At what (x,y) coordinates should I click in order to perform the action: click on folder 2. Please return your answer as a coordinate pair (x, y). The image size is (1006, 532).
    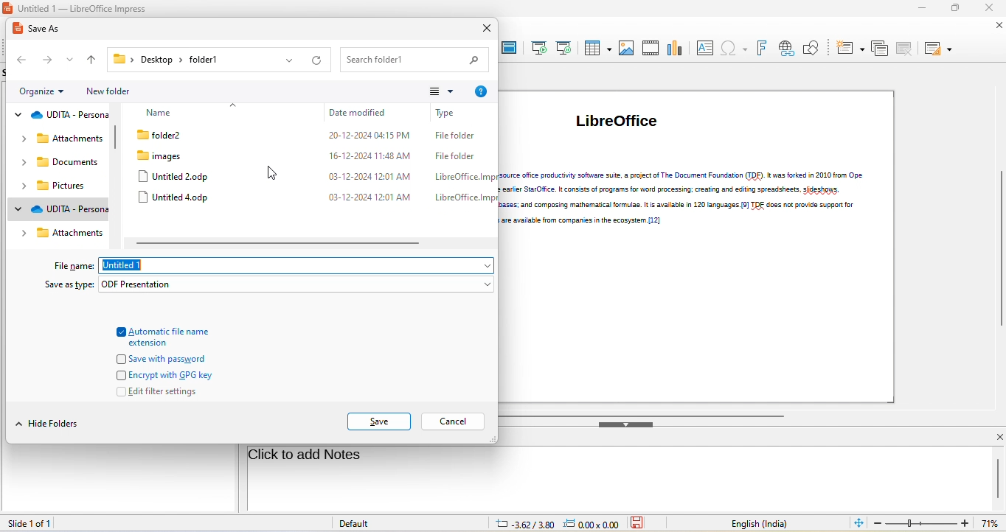
    Looking at the image, I should click on (170, 134).